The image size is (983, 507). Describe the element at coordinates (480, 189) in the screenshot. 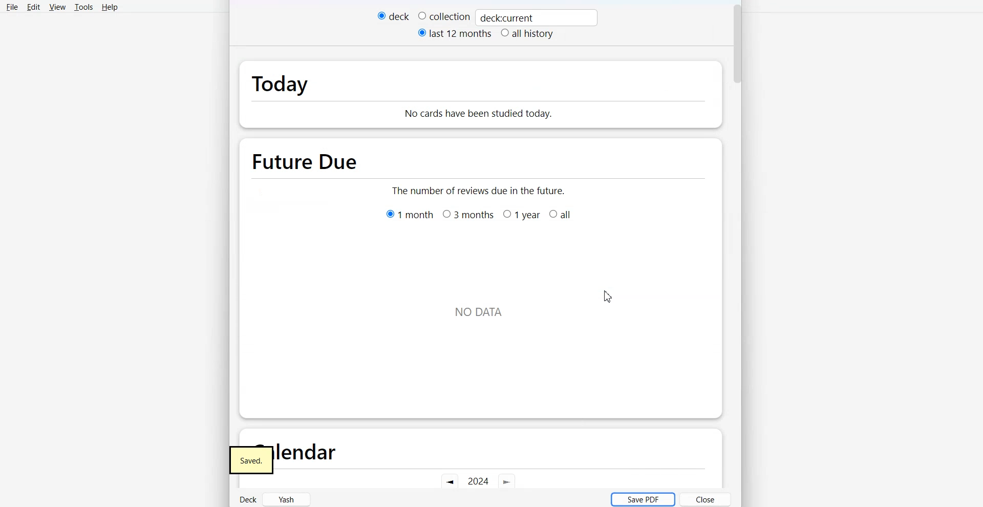

I see `The number of reviews due in the future.` at that location.